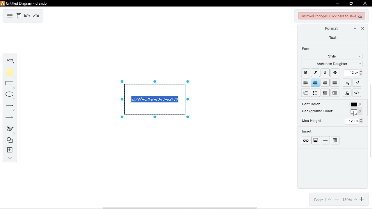 This screenshot has width=372, height=209. What do you see at coordinates (8, 84) in the screenshot?
I see `rectangle` at bounding box center [8, 84].